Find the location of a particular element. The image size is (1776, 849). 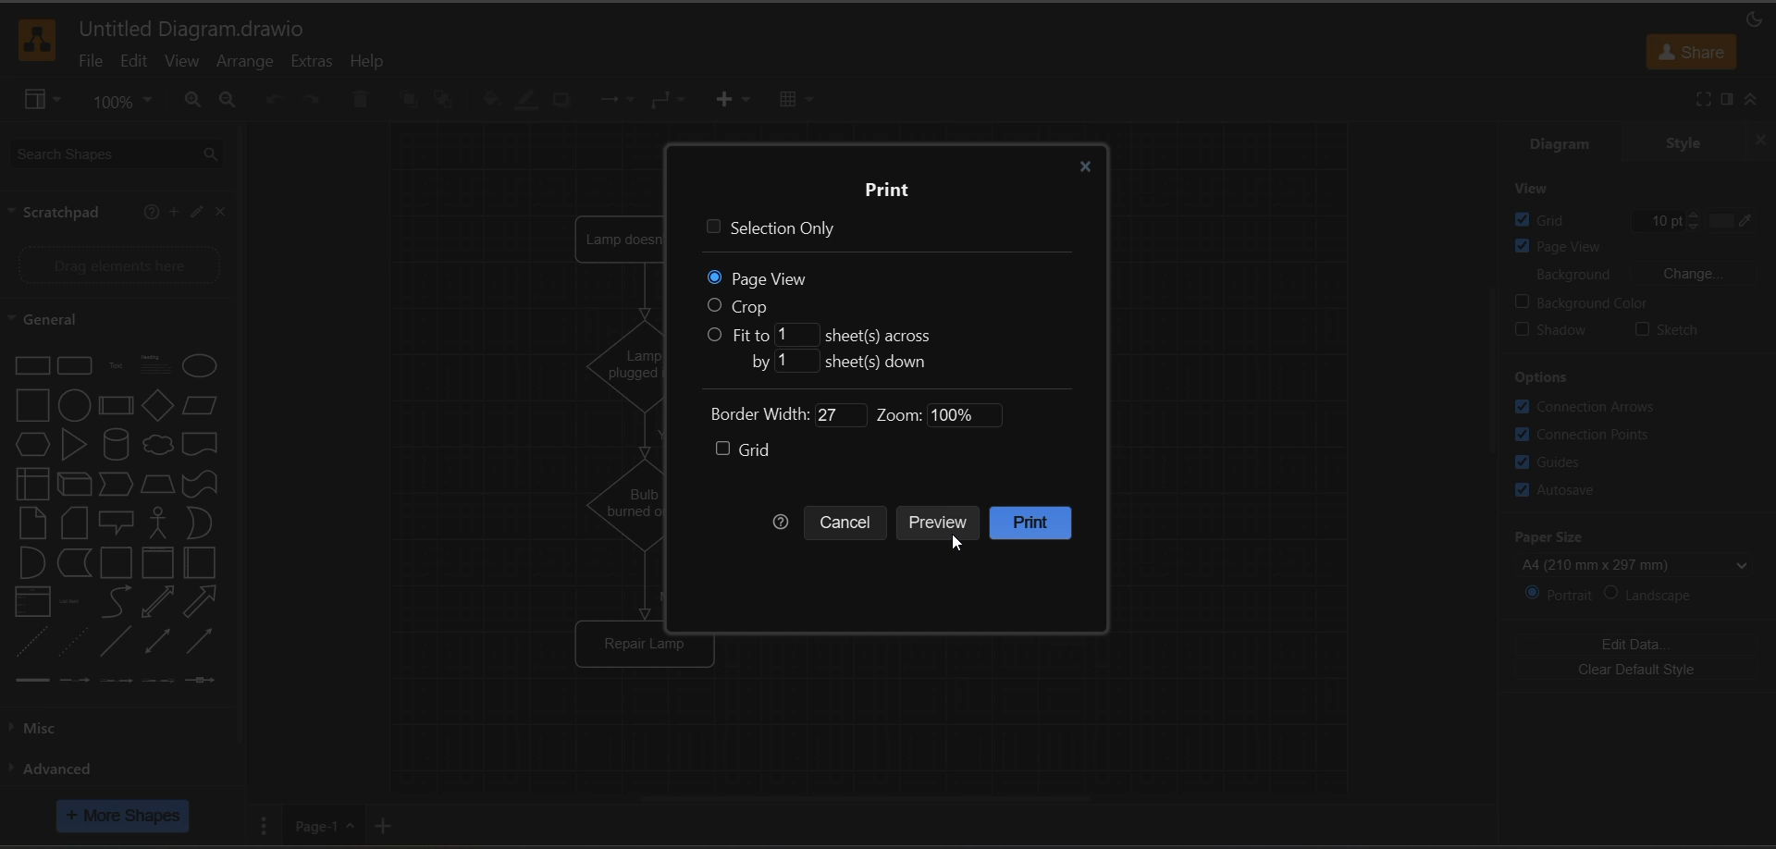

guides is located at coordinates (1558, 462).